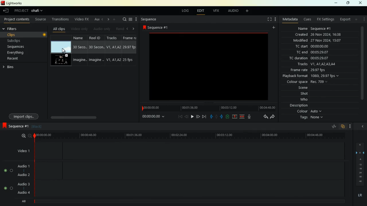 The image size is (367, 206). I want to click on everything, so click(18, 53).